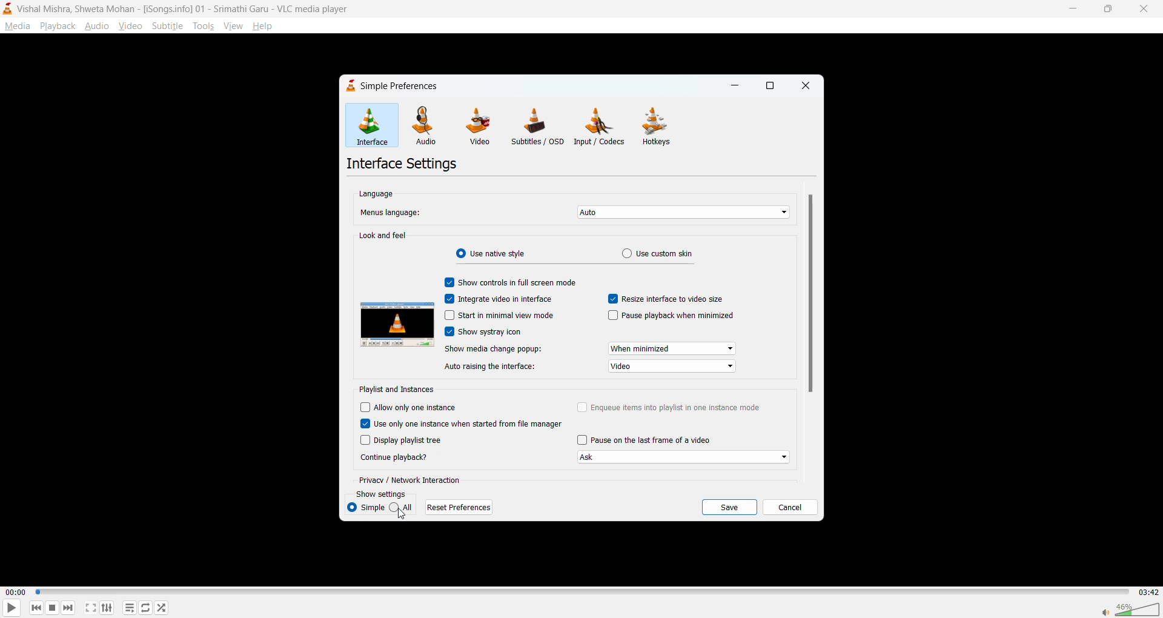 The height and width of the screenshot is (618, 1163). I want to click on view, so click(232, 24).